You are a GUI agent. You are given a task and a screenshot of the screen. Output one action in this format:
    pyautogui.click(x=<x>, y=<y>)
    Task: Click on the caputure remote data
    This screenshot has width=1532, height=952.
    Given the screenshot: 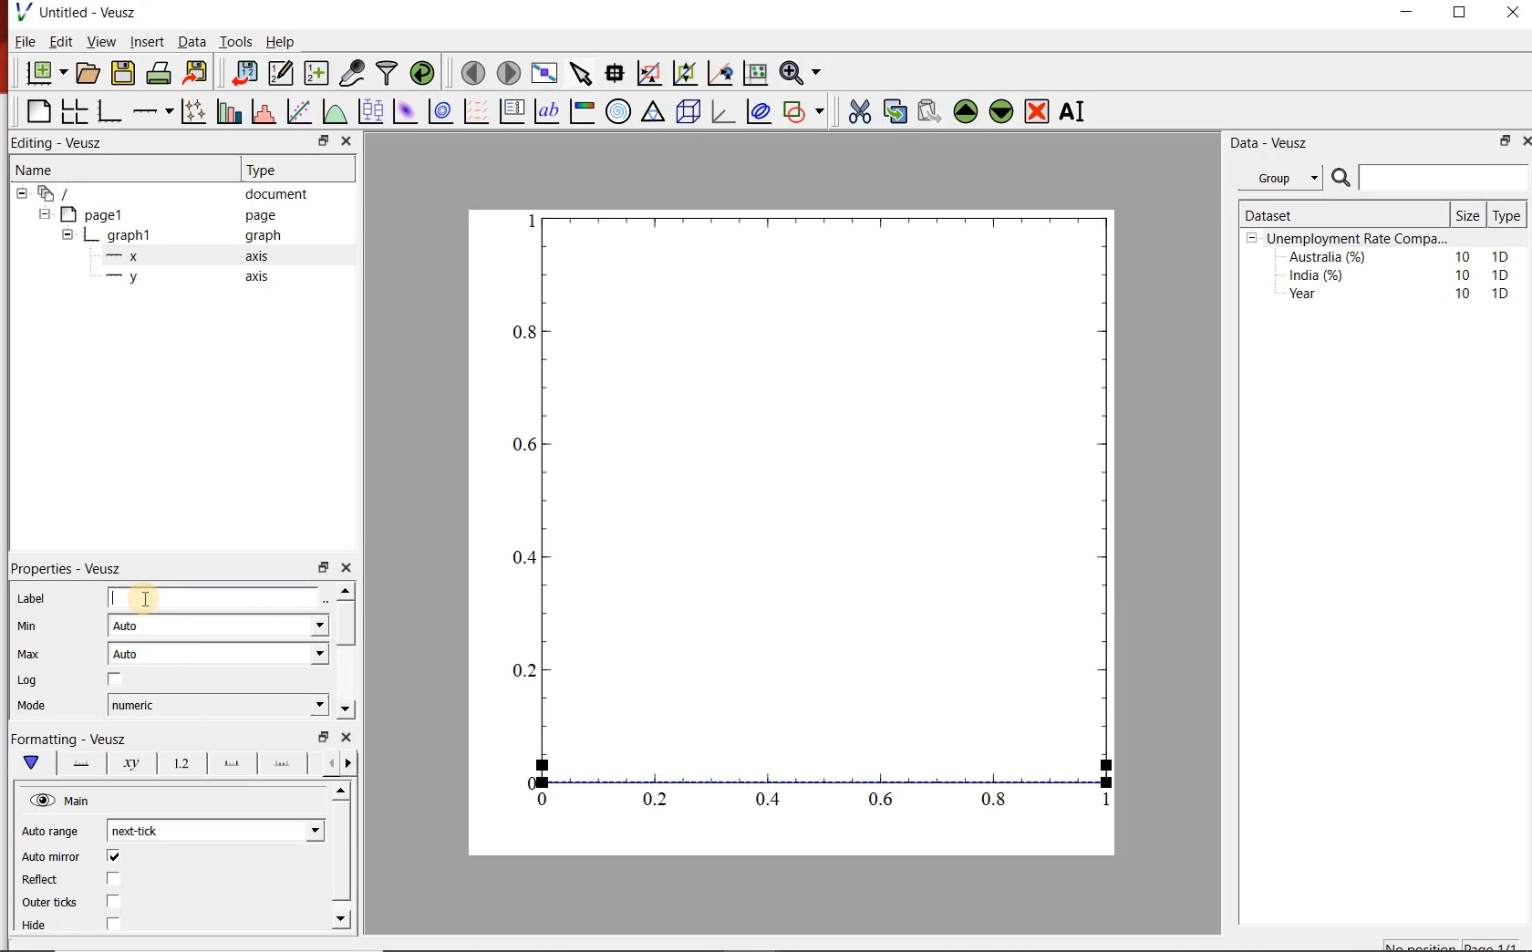 What is the action you would take?
    pyautogui.click(x=354, y=72)
    